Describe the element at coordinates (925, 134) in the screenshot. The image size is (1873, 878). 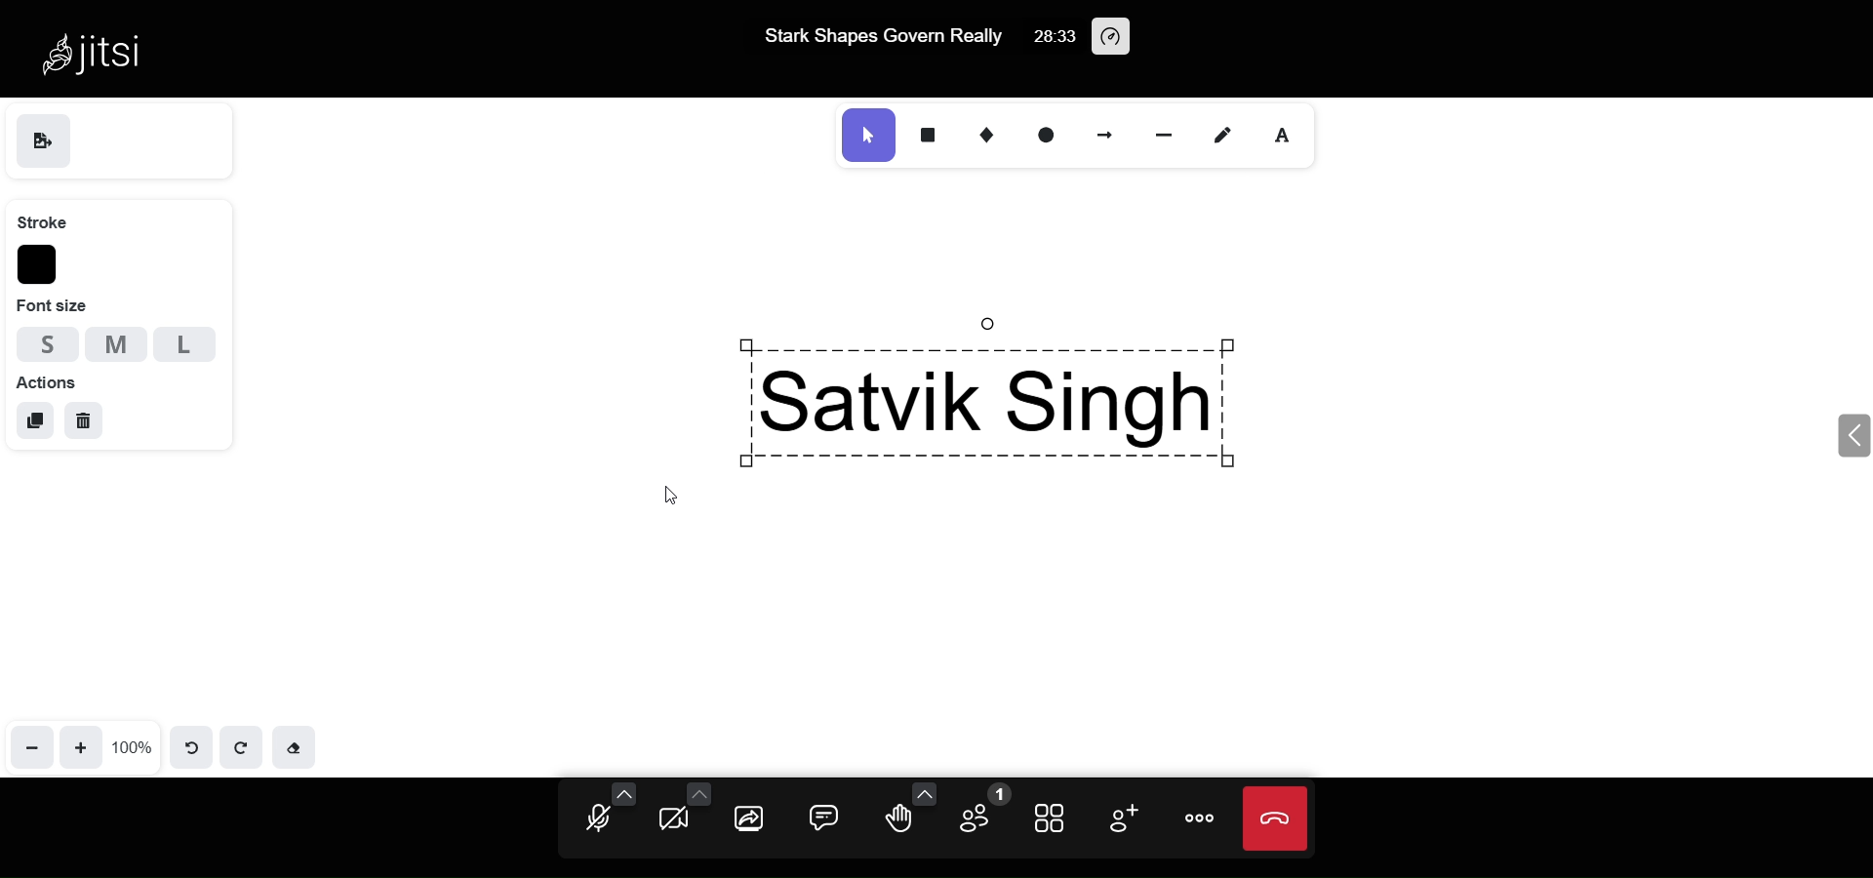
I see `rectangle` at that location.